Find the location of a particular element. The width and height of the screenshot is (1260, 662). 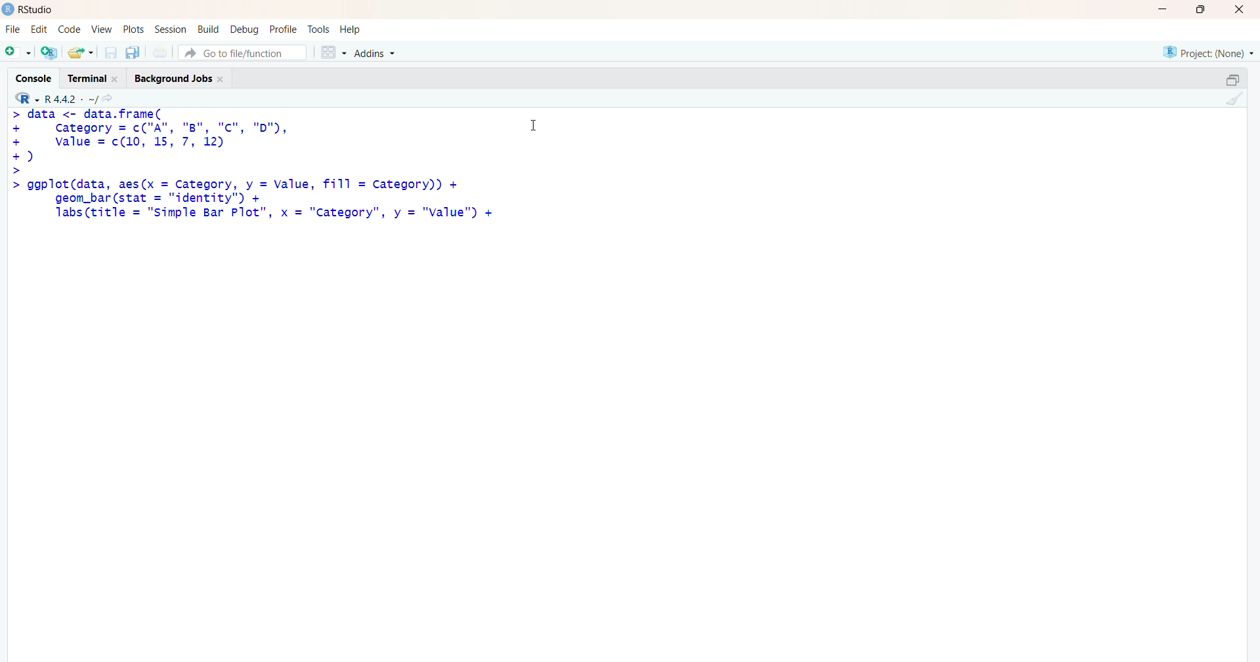

Close is located at coordinates (1237, 9).